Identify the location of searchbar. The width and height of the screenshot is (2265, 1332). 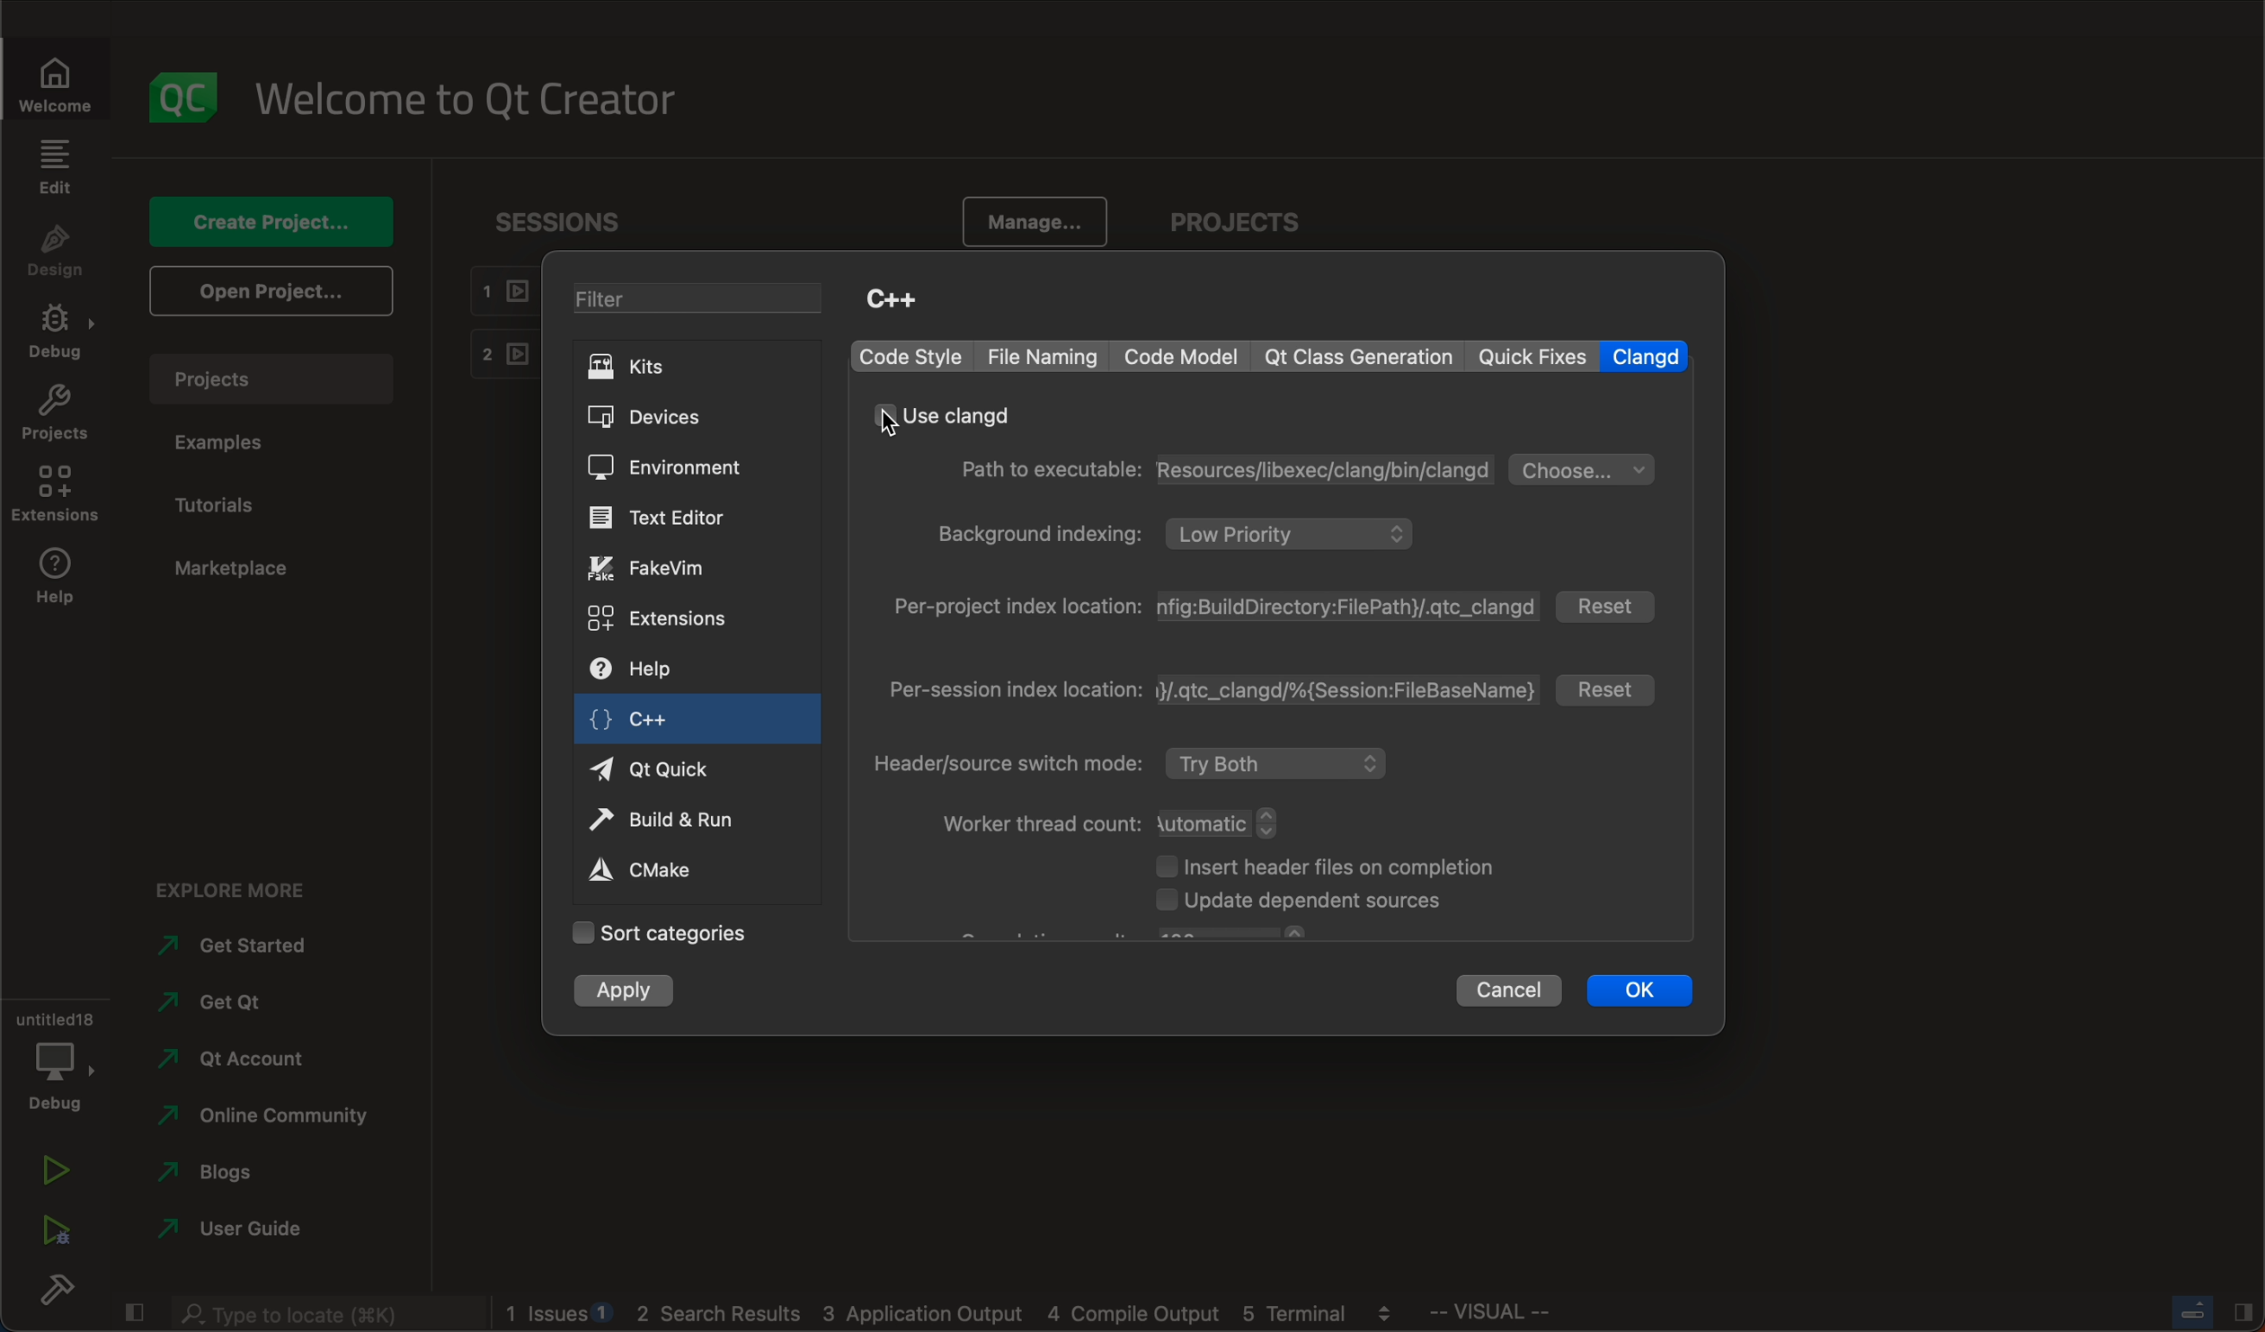
(322, 1315).